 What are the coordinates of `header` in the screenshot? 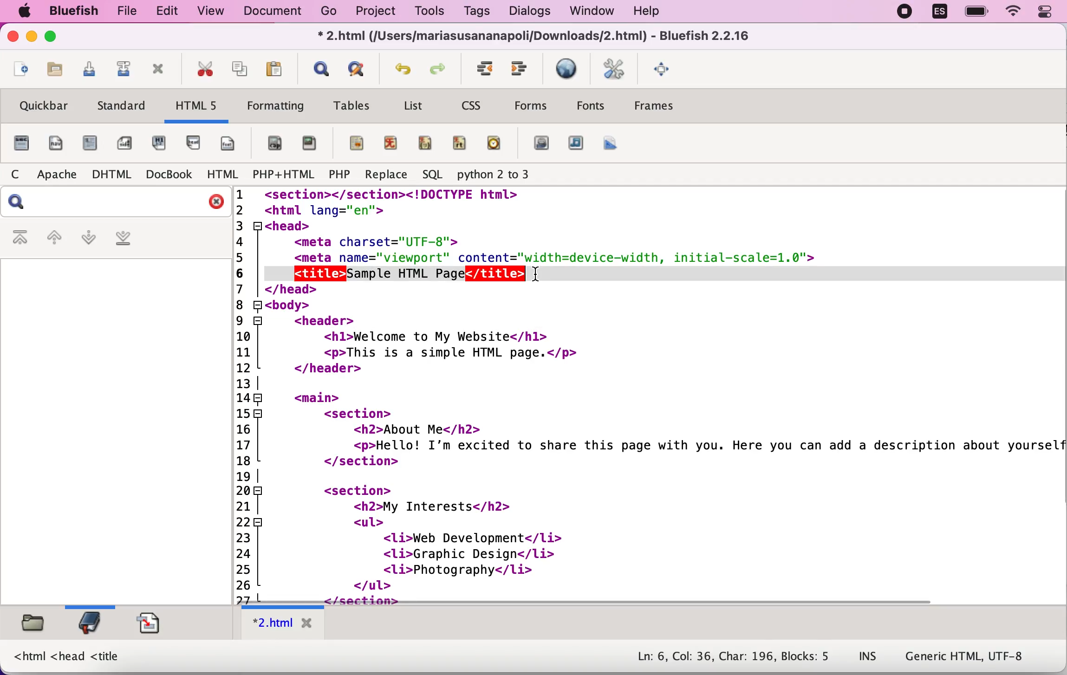 It's located at (197, 143).